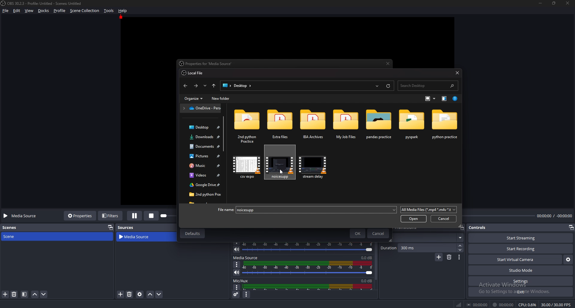 Image resolution: width=575 pixels, height=308 pixels. What do you see at coordinates (281, 162) in the screenshot?
I see `selected video` at bounding box center [281, 162].